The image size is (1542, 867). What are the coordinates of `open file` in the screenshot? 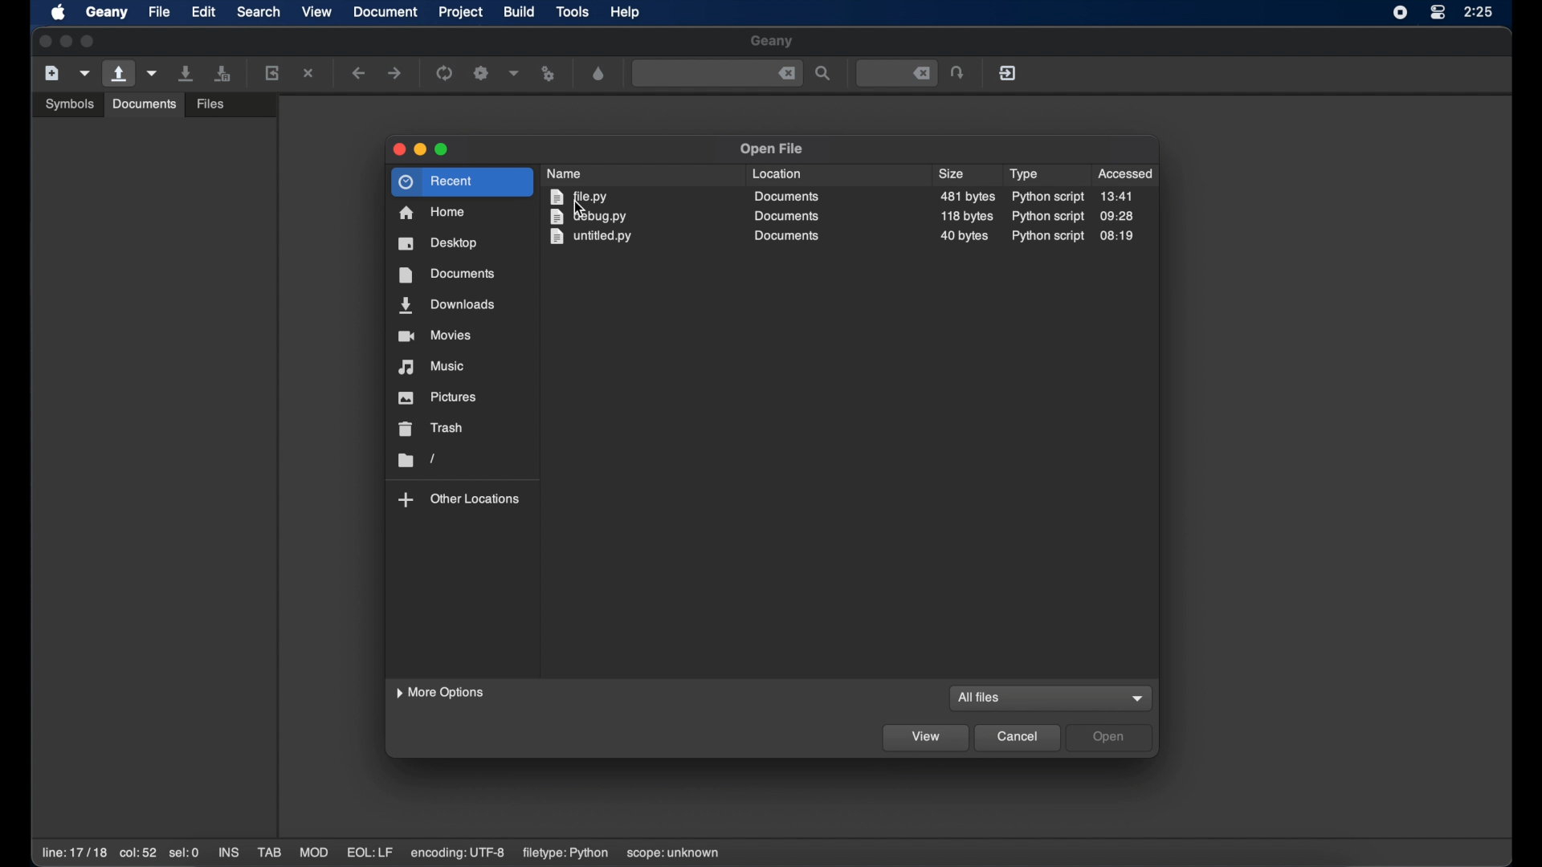 It's located at (772, 150).